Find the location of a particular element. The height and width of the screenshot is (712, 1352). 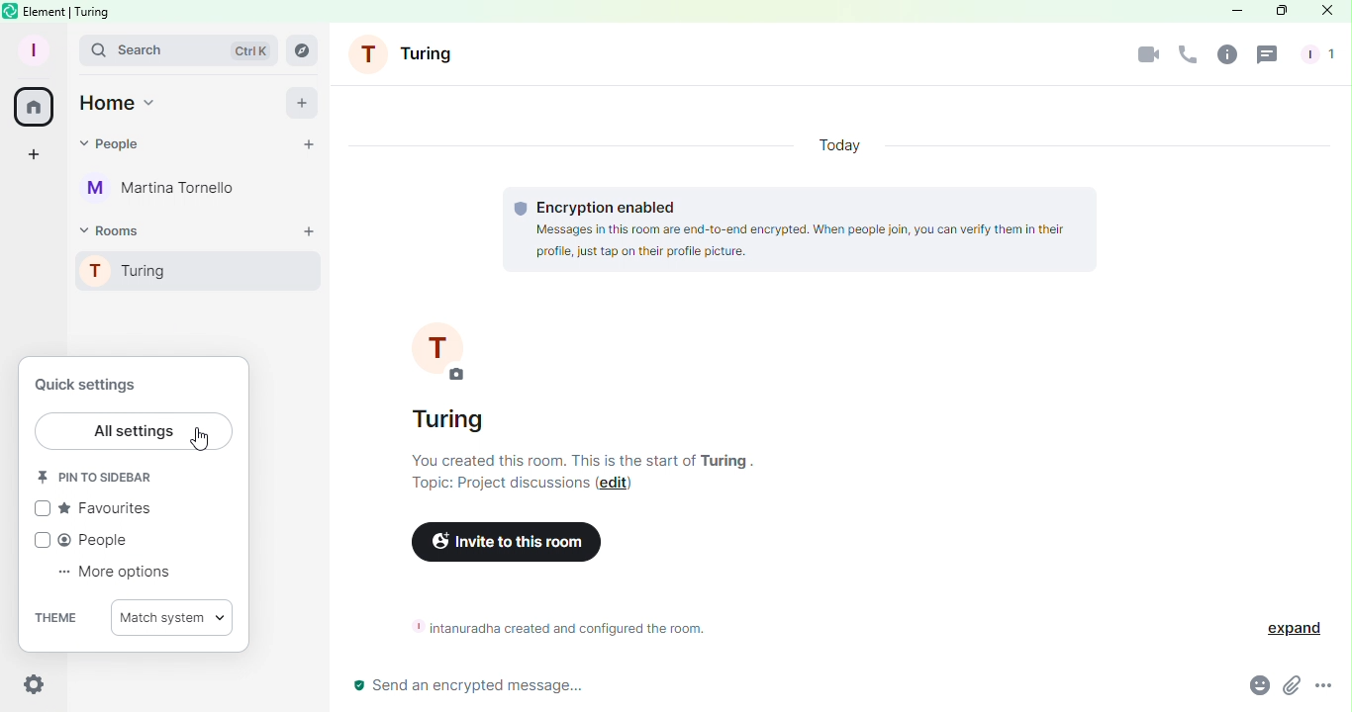

You created this room. This is the start of is located at coordinates (553, 460).